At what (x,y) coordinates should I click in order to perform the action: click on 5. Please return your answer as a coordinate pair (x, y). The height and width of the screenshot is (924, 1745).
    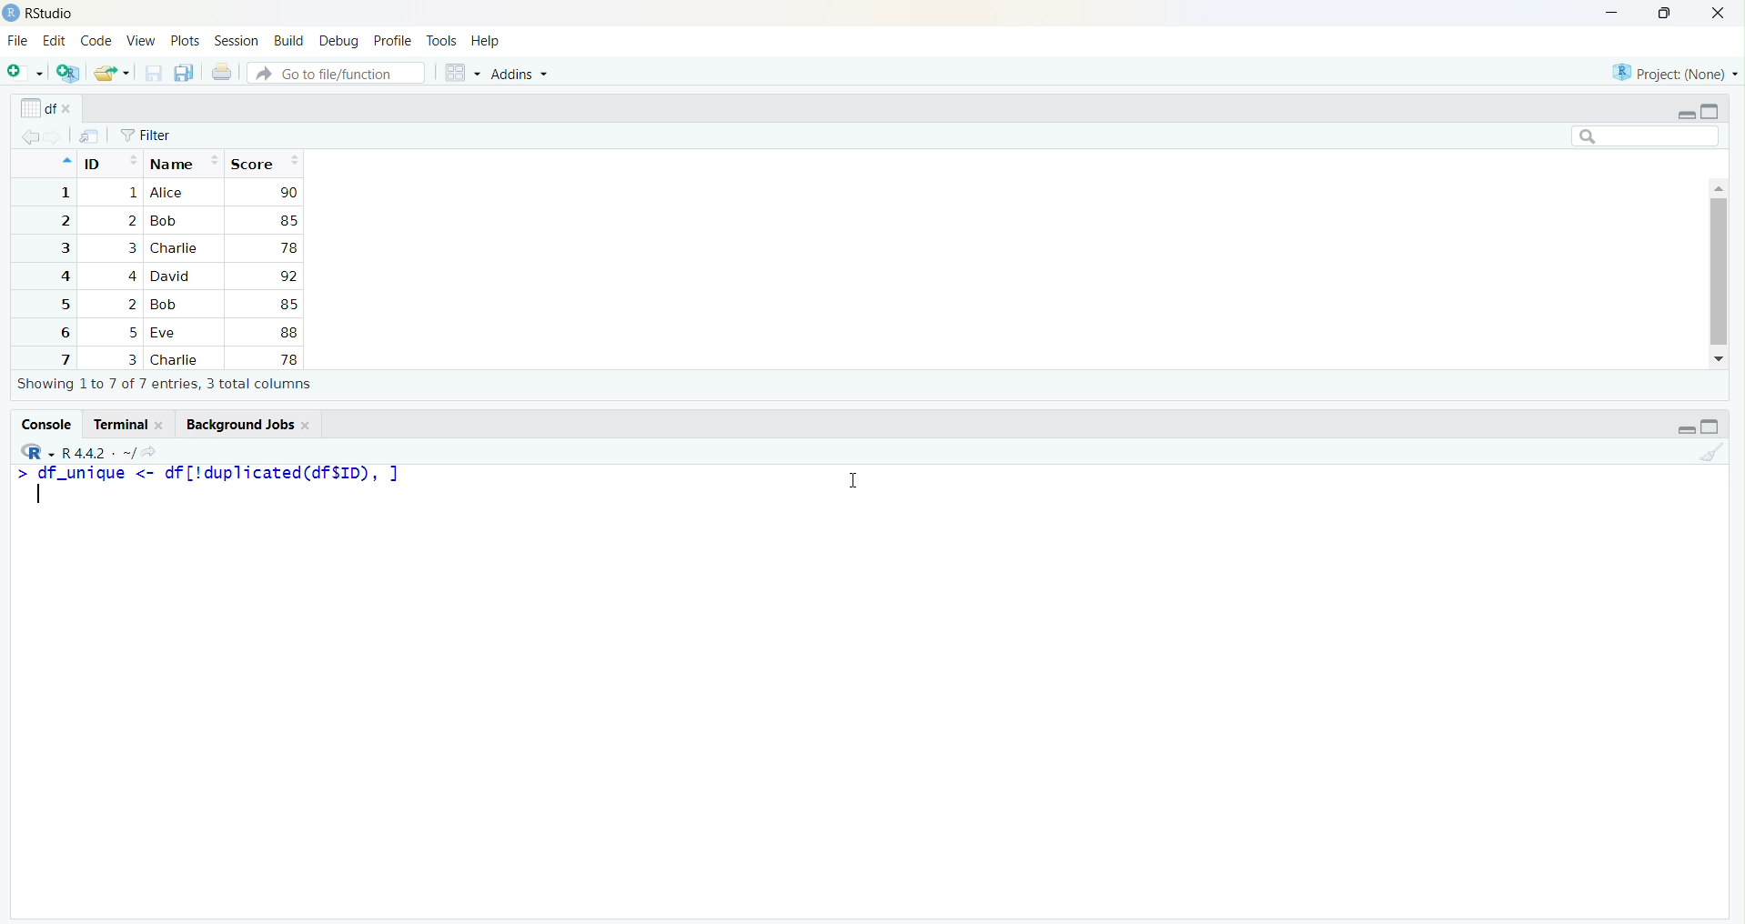
    Looking at the image, I should click on (63, 305).